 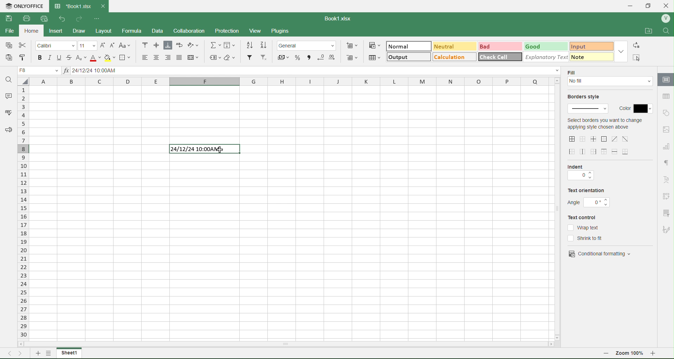 What do you see at coordinates (40, 71) in the screenshot?
I see `Fill Option` at bounding box center [40, 71].